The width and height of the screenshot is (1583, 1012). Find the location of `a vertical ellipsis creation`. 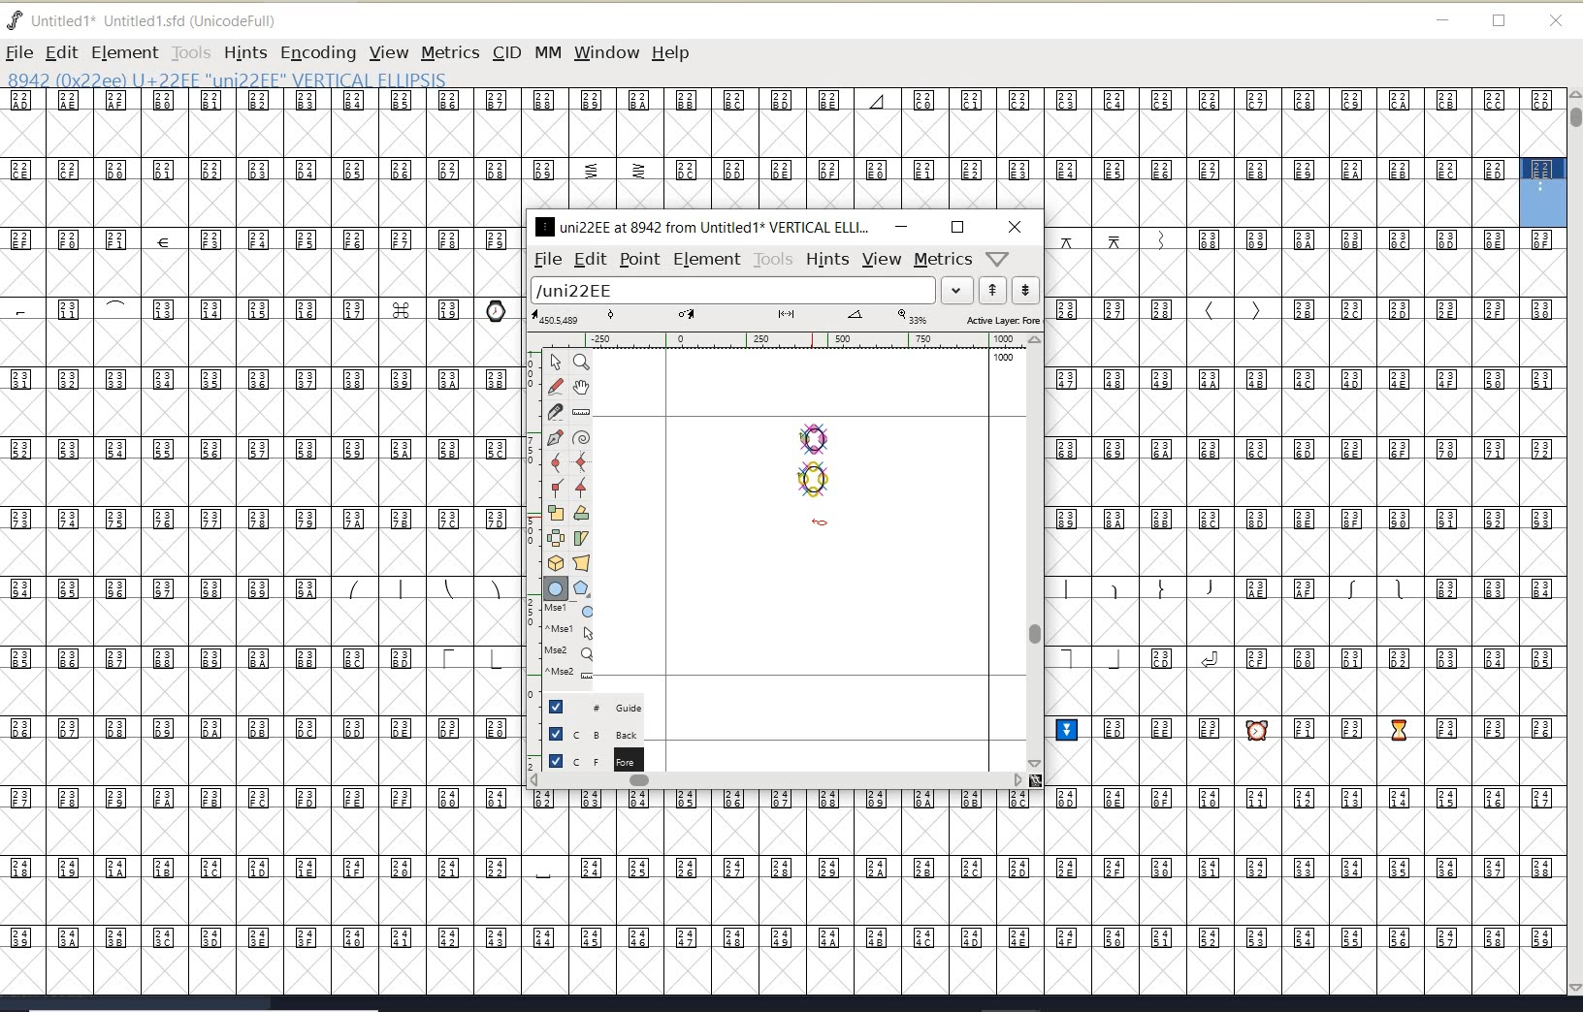

a vertical ellipsis creation is located at coordinates (813, 478).